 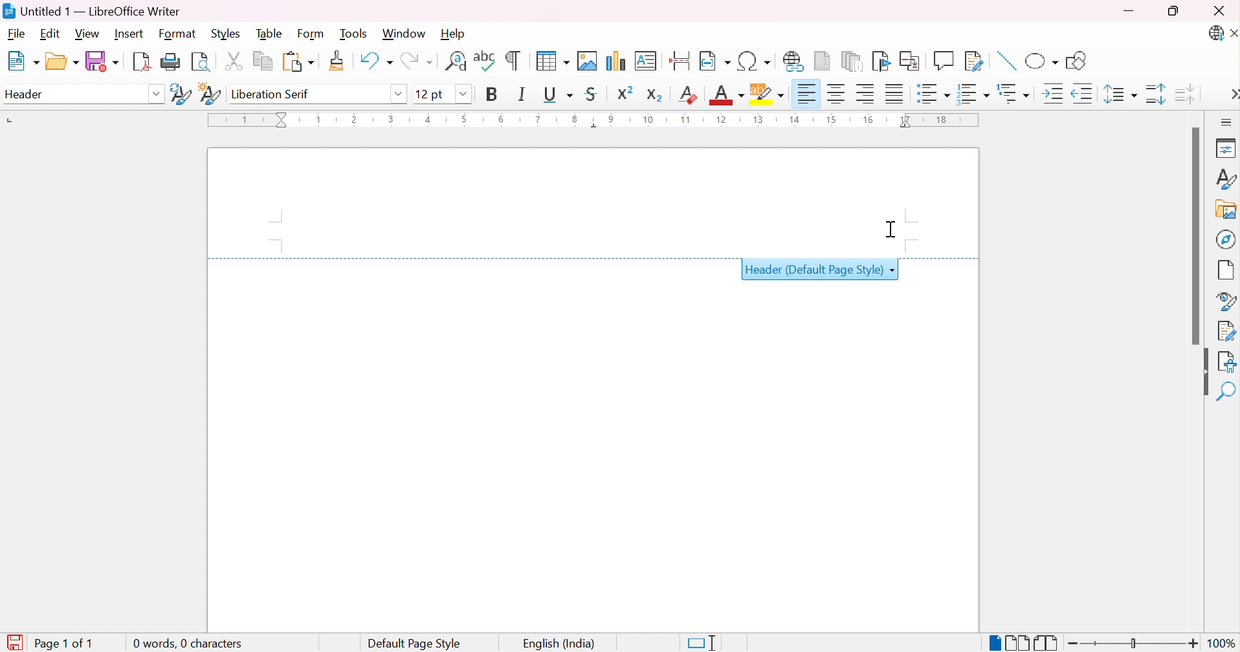 I want to click on Find, so click(x=1226, y=391).